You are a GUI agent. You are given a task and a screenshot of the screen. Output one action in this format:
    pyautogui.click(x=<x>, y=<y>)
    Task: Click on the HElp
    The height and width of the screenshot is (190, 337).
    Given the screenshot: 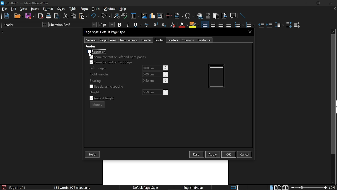 What is the action you would take?
    pyautogui.click(x=123, y=9)
    